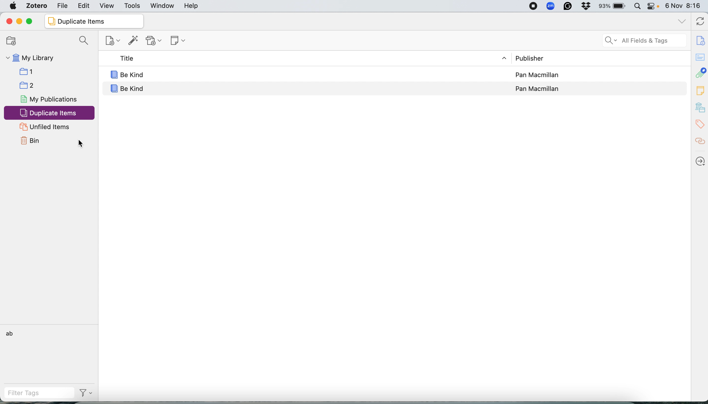  Describe the element at coordinates (700, 73) in the screenshot. I see `attachment` at that location.